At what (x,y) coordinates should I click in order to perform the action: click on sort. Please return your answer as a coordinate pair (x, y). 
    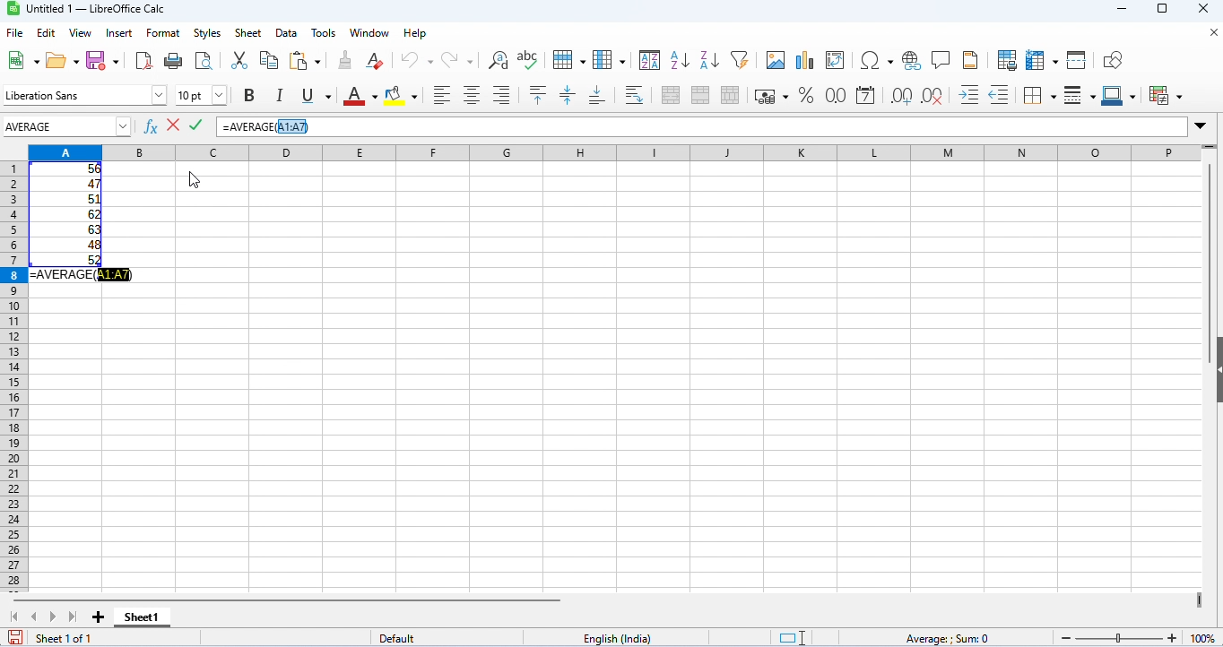
    Looking at the image, I should click on (650, 59).